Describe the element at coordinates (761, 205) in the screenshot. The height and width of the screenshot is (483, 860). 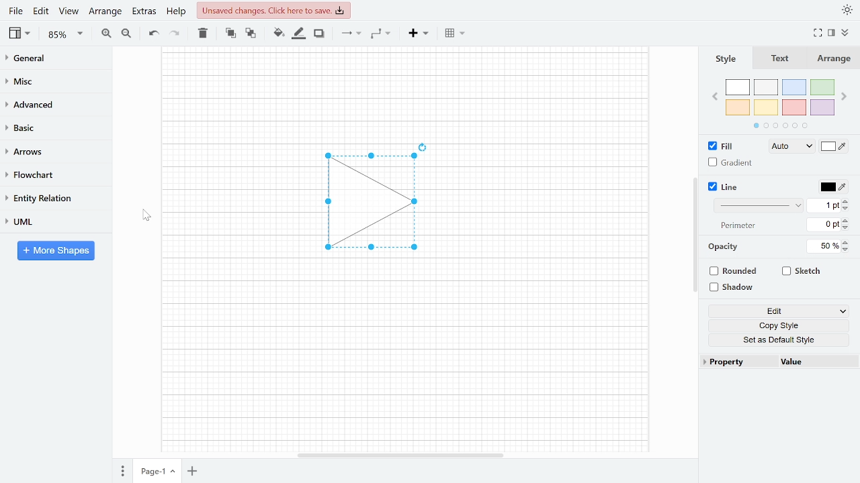
I see `Line style` at that location.